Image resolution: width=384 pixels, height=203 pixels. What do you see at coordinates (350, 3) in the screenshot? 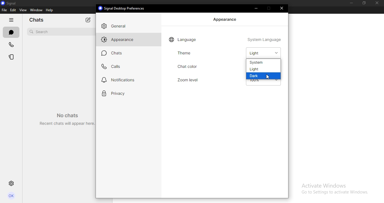
I see `minimize` at bounding box center [350, 3].